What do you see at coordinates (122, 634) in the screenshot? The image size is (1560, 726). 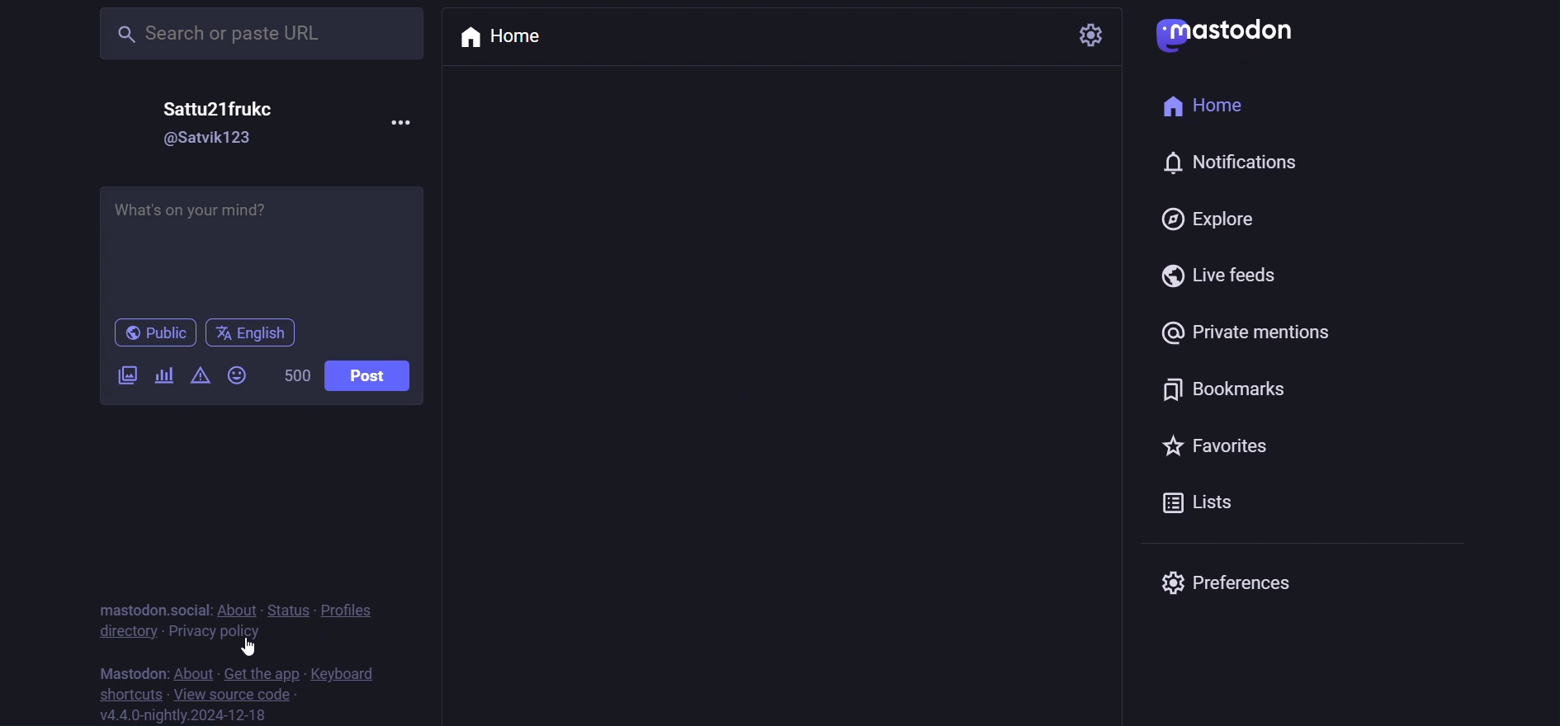 I see `directory` at bounding box center [122, 634].